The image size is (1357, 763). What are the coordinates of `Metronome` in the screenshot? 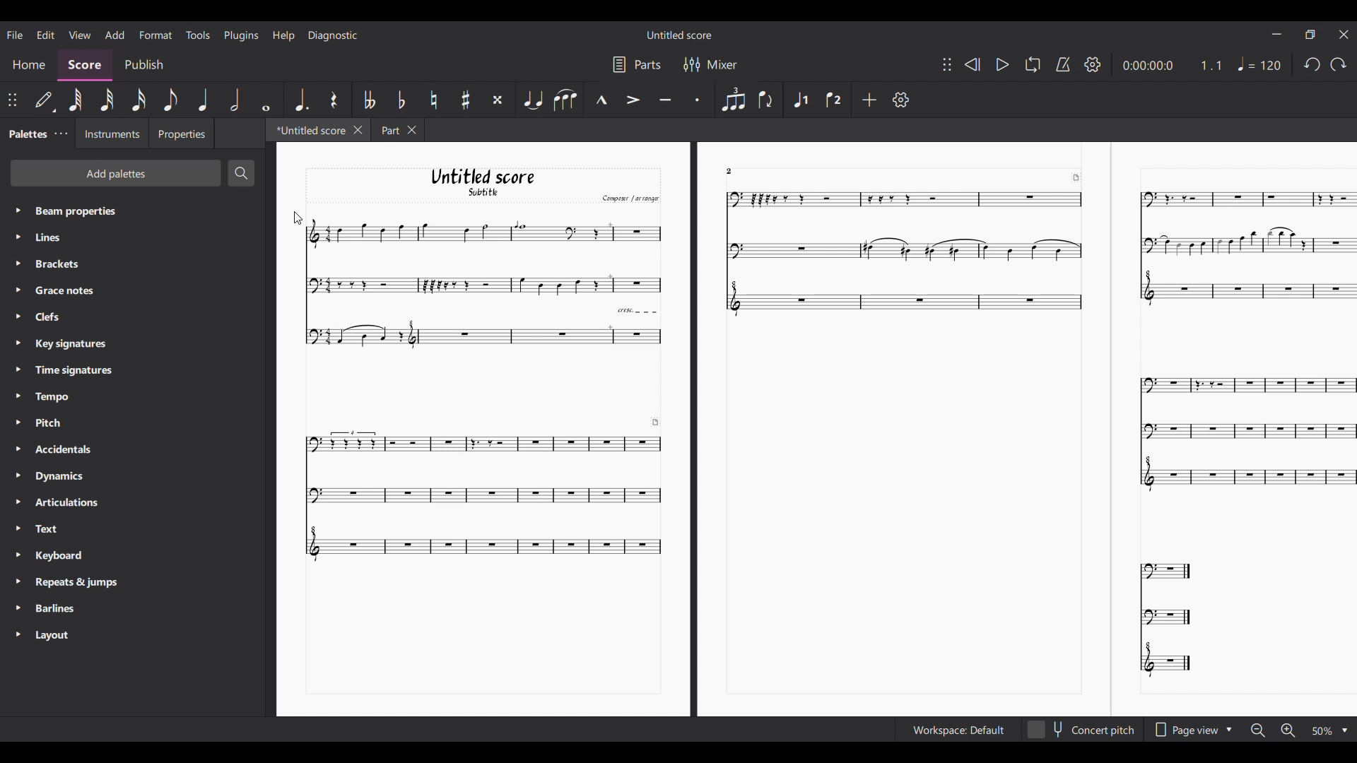 It's located at (1063, 64).